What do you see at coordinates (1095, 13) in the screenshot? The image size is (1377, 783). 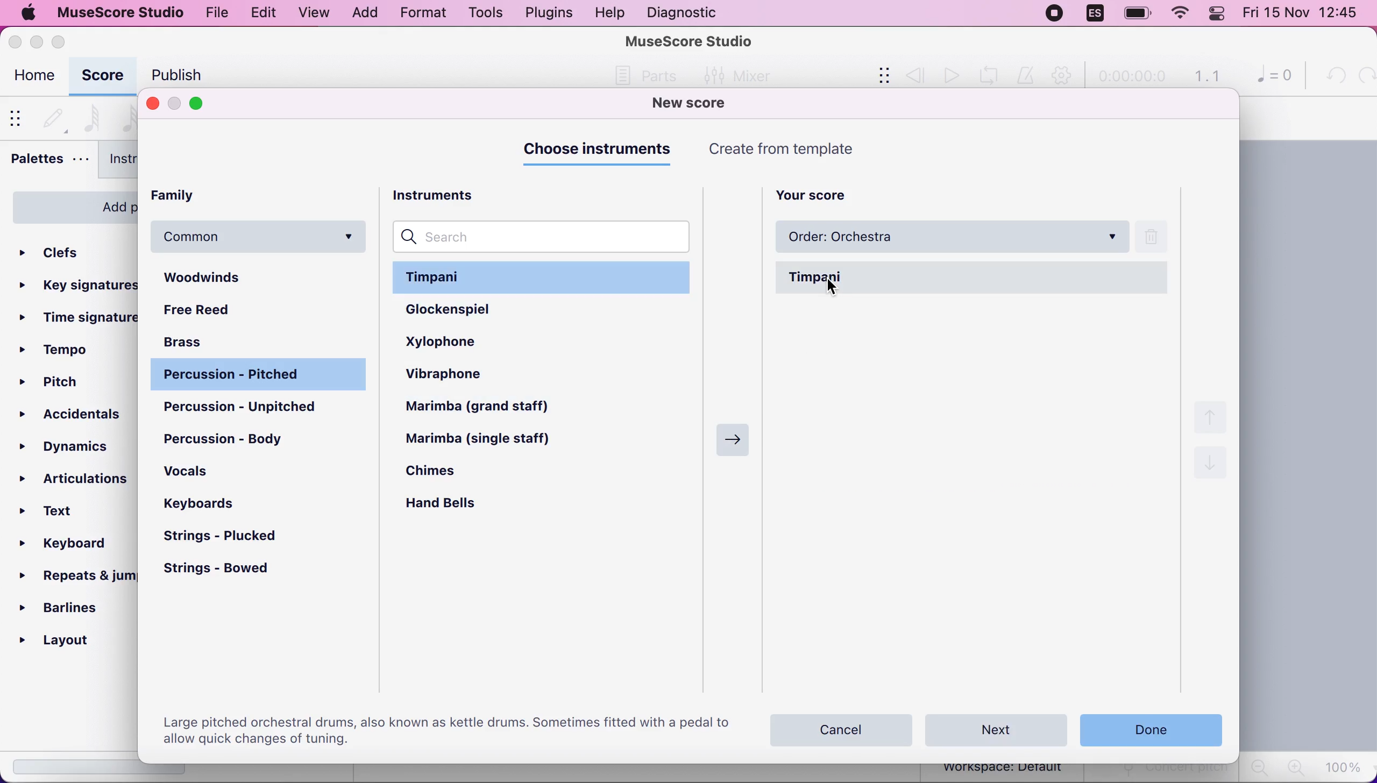 I see `language` at bounding box center [1095, 13].